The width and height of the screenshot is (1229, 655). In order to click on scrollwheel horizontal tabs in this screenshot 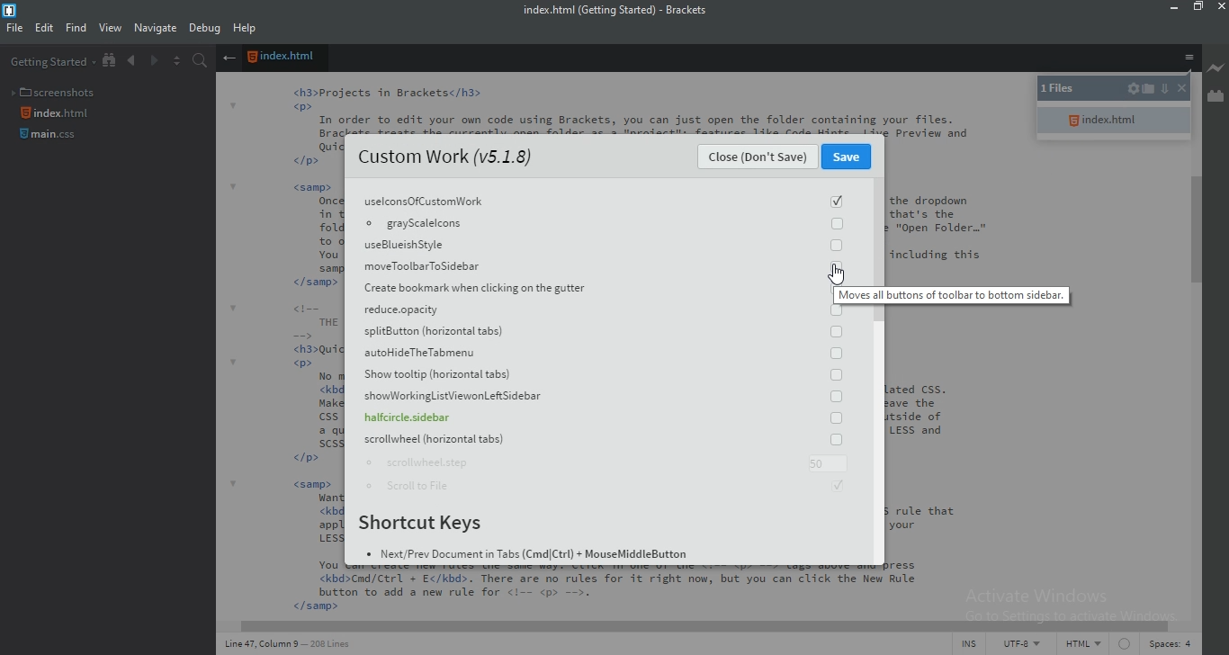, I will do `click(597, 441)`.